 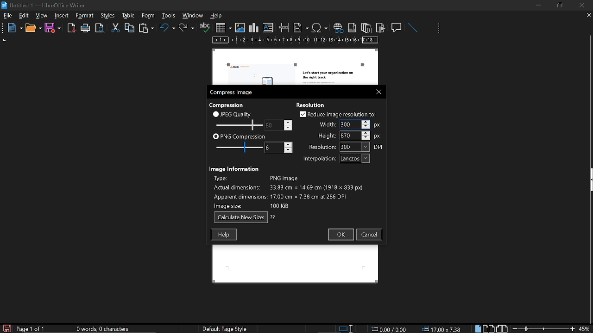 I want to click on edit, so click(x=24, y=16).